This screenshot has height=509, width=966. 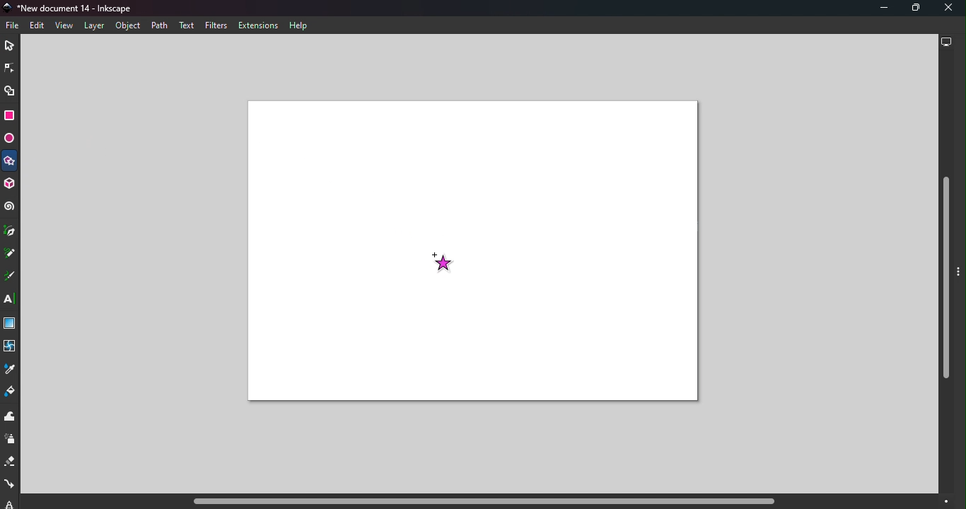 I want to click on Display options, so click(x=946, y=44).